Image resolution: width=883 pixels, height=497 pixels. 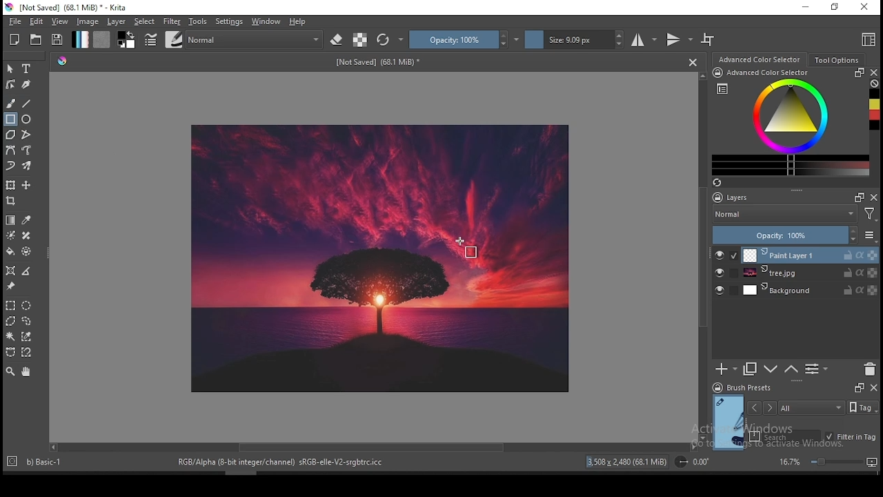 What do you see at coordinates (360, 40) in the screenshot?
I see `preserve alpha` at bounding box center [360, 40].